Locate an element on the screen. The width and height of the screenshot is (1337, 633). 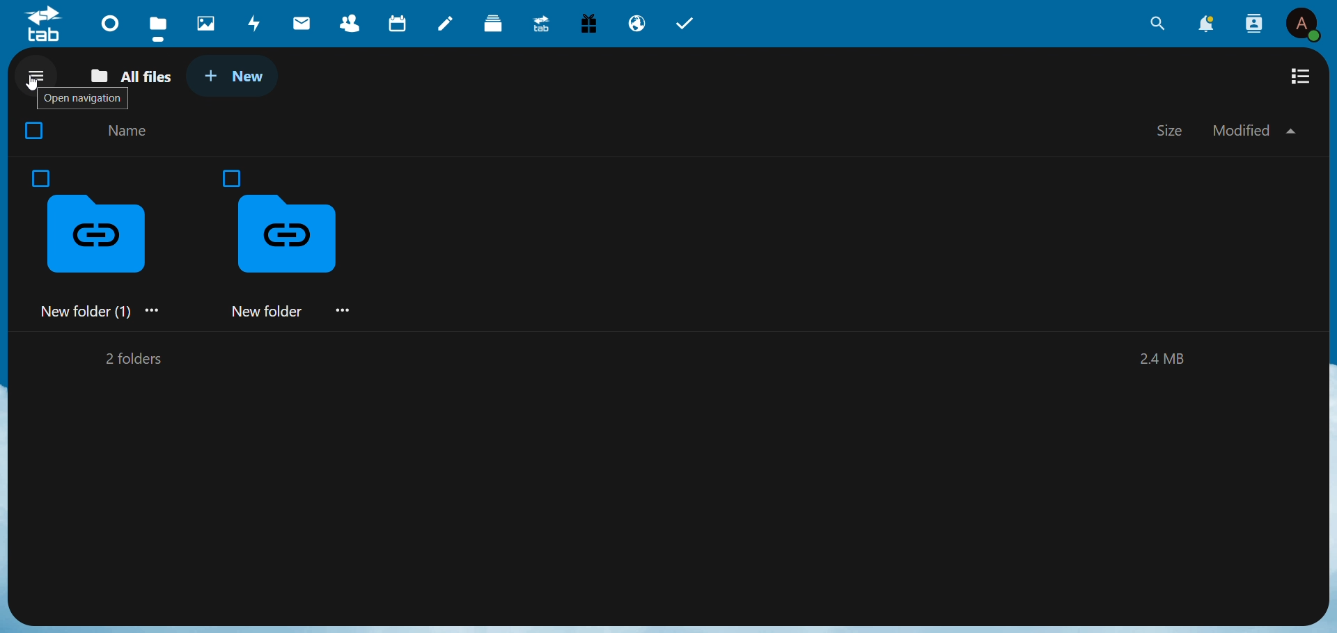
modified is located at coordinates (1253, 130).